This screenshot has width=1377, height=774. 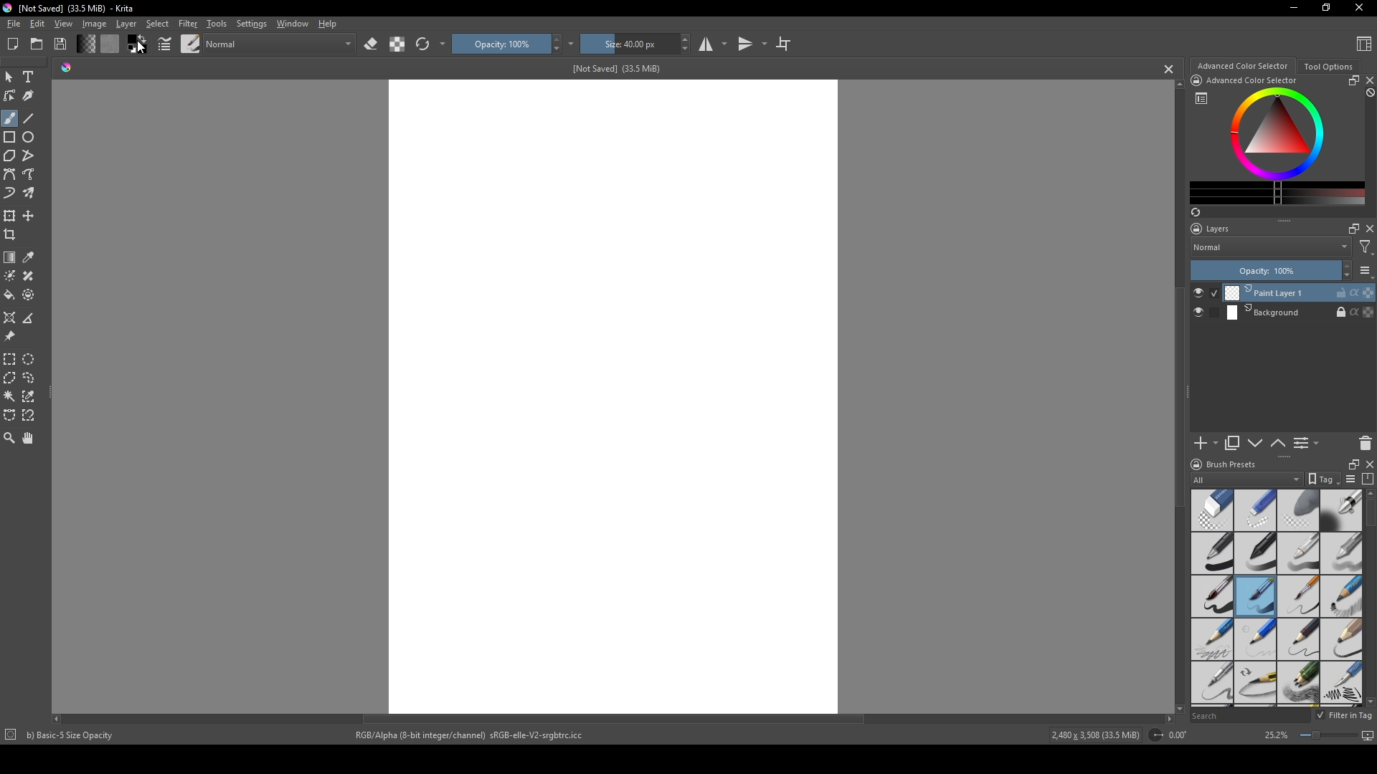 I want to click on transitions, so click(x=752, y=44).